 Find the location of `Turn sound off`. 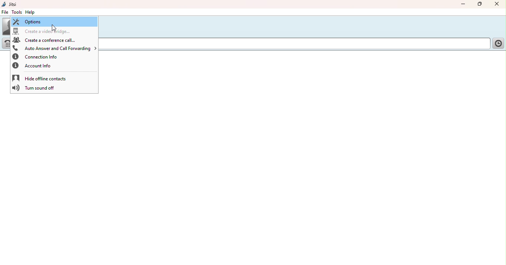

Turn sound off is located at coordinates (35, 89).